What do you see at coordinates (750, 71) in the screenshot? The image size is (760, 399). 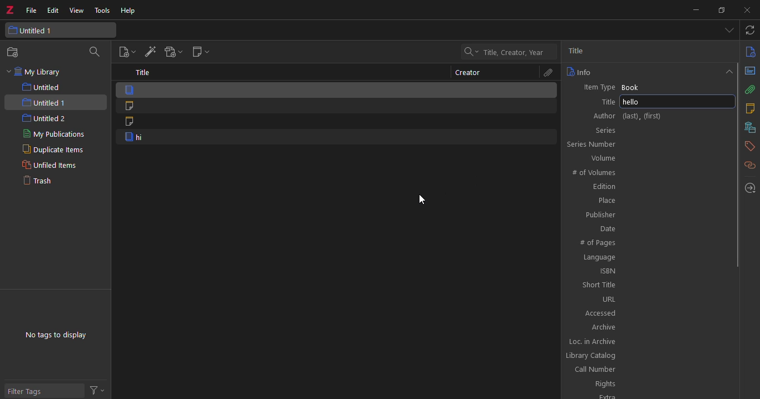 I see `abstract` at bounding box center [750, 71].